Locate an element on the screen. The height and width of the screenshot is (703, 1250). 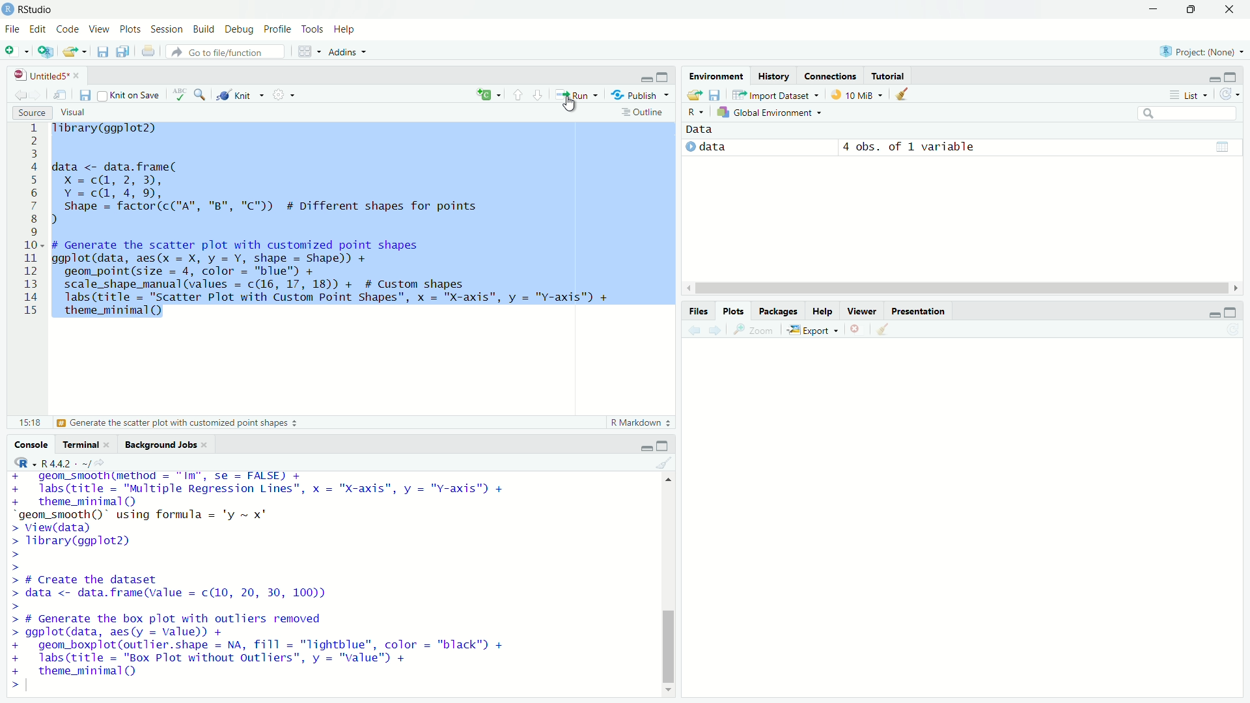
RStudio is located at coordinates (29, 8).